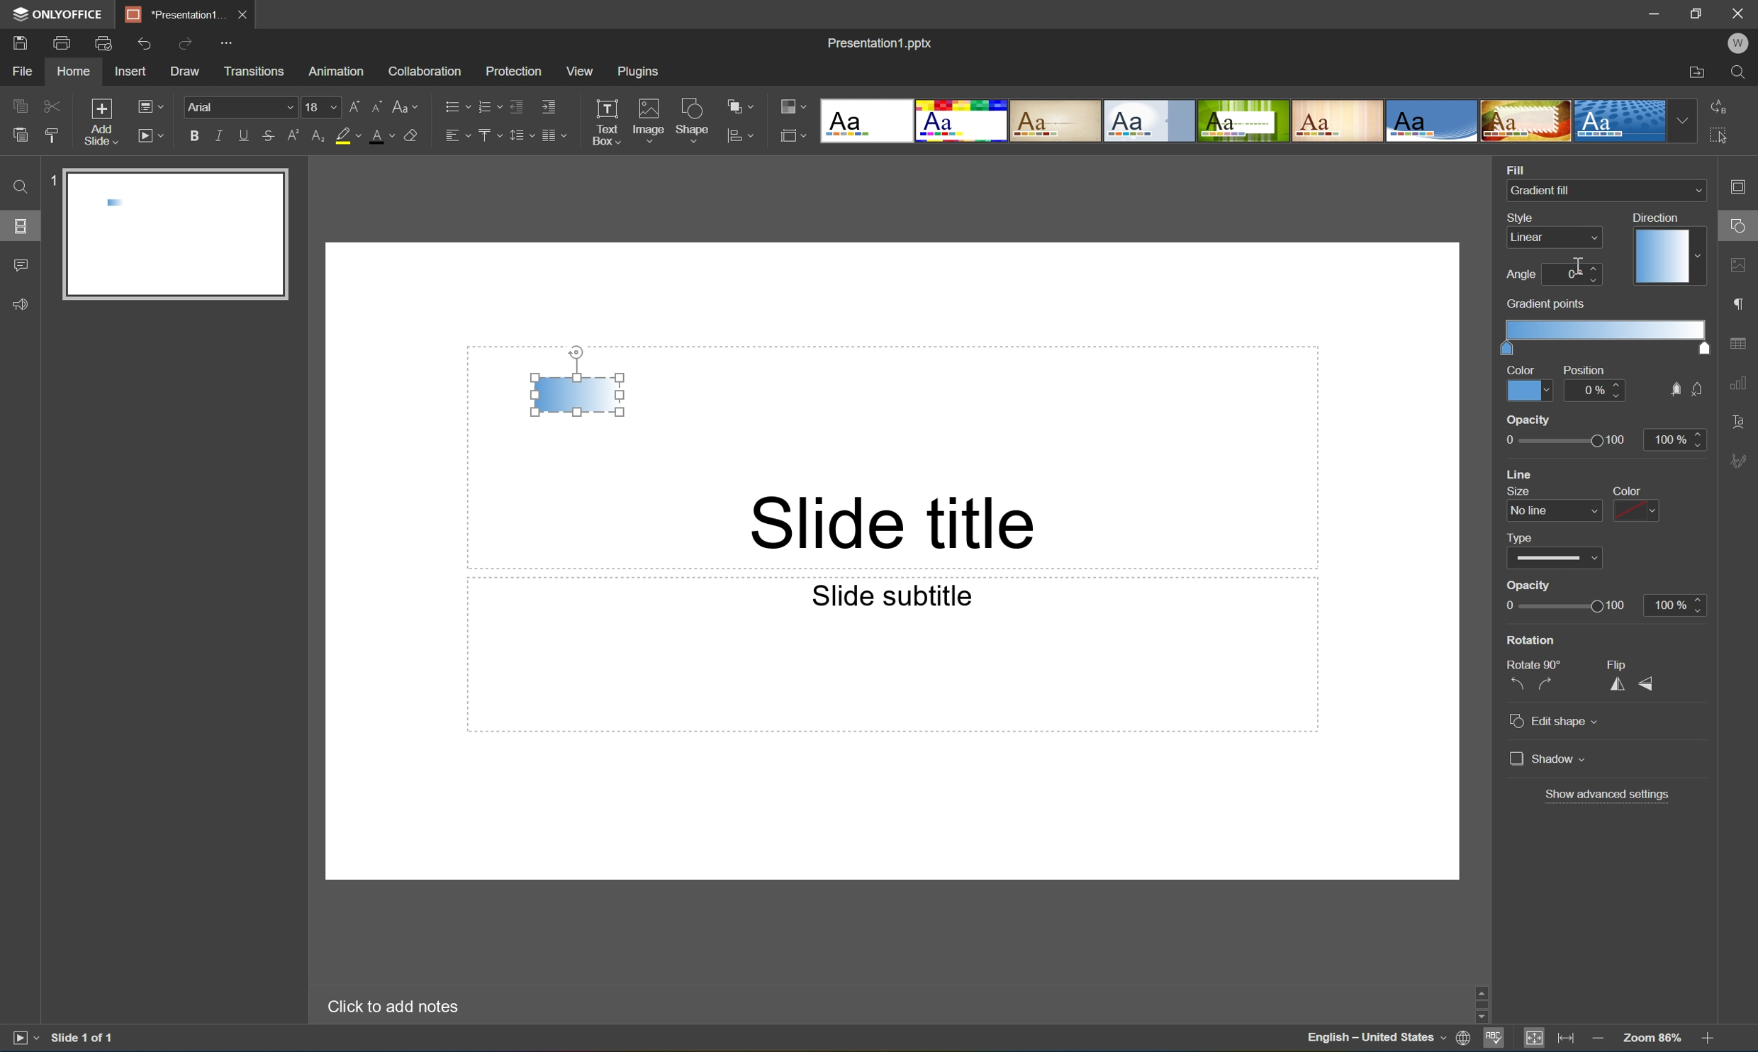  I want to click on Style, so click(1523, 217).